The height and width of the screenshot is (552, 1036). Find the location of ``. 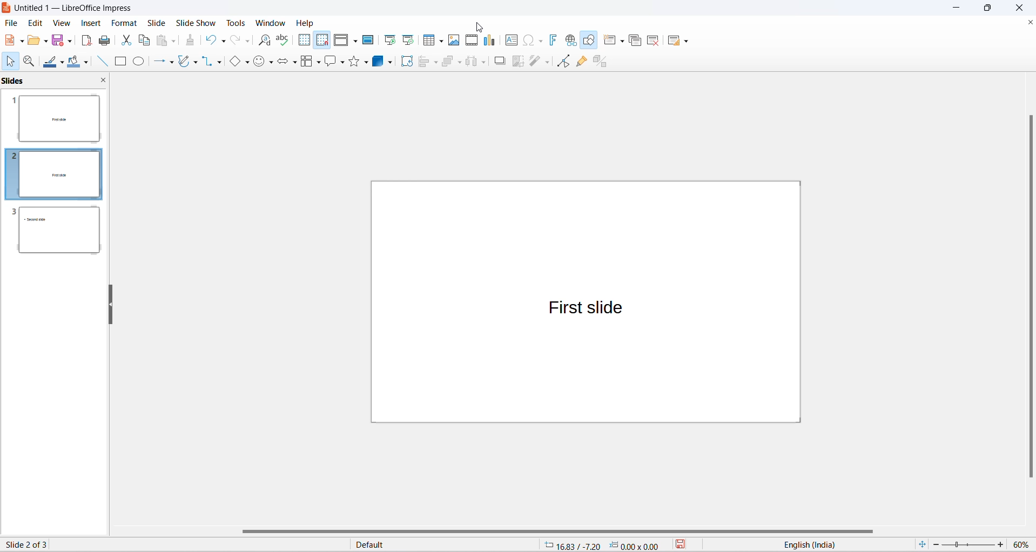

 is located at coordinates (10, 62).